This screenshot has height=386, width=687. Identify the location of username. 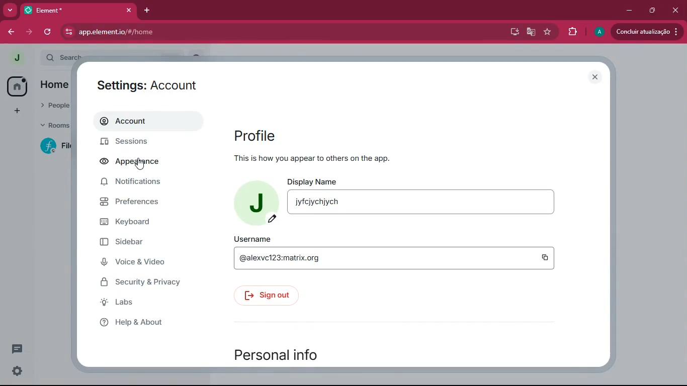
(404, 260).